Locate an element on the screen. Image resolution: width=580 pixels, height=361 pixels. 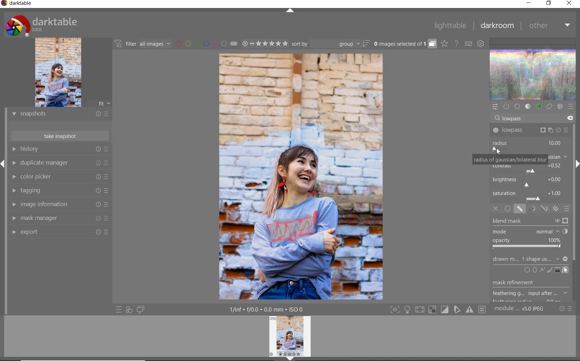
lowpass is located at coordinates (515, 119).